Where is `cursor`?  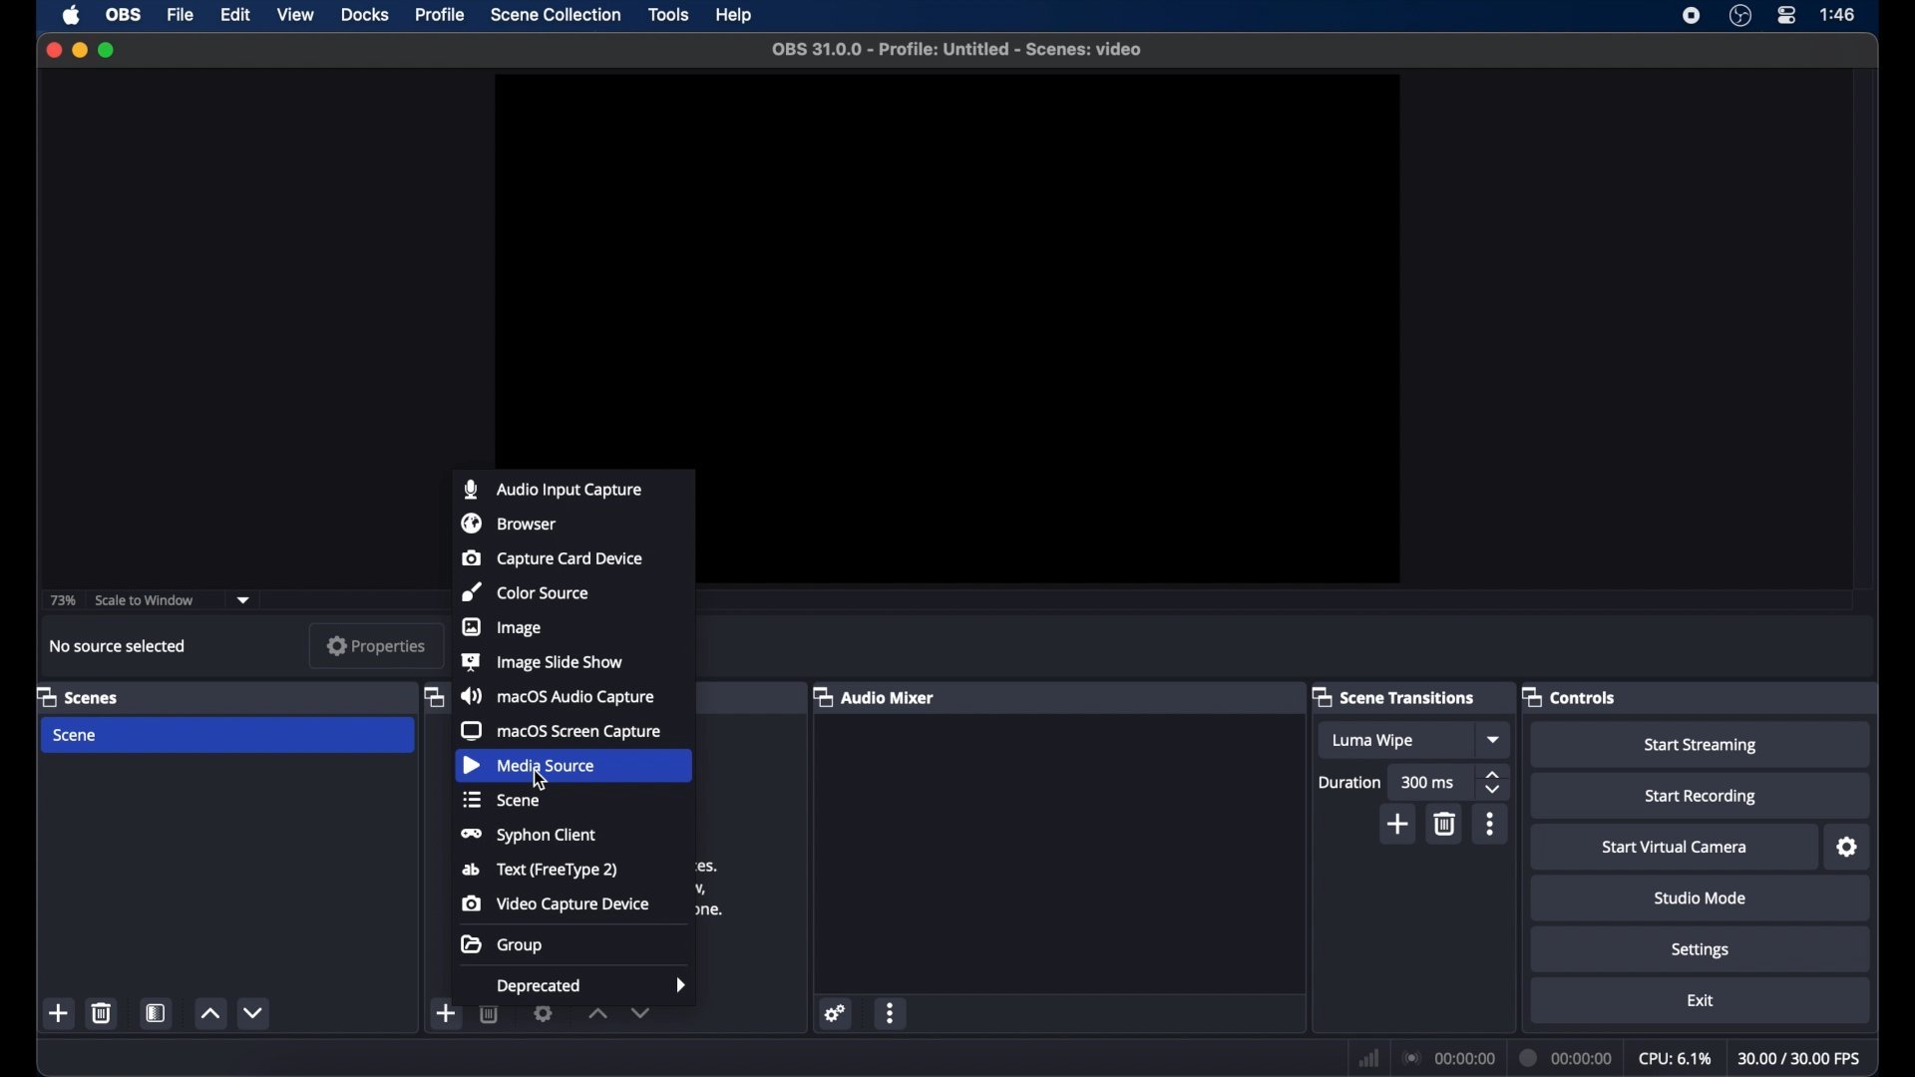
cursor is located at coordinates (543, 780).